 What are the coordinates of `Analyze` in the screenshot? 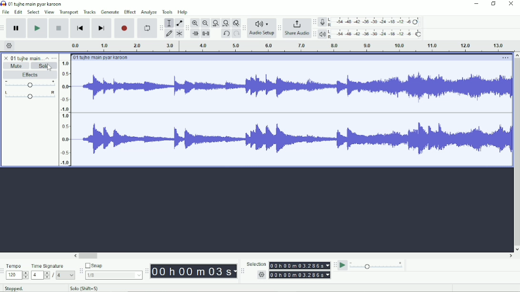 It's located at (149, 12).